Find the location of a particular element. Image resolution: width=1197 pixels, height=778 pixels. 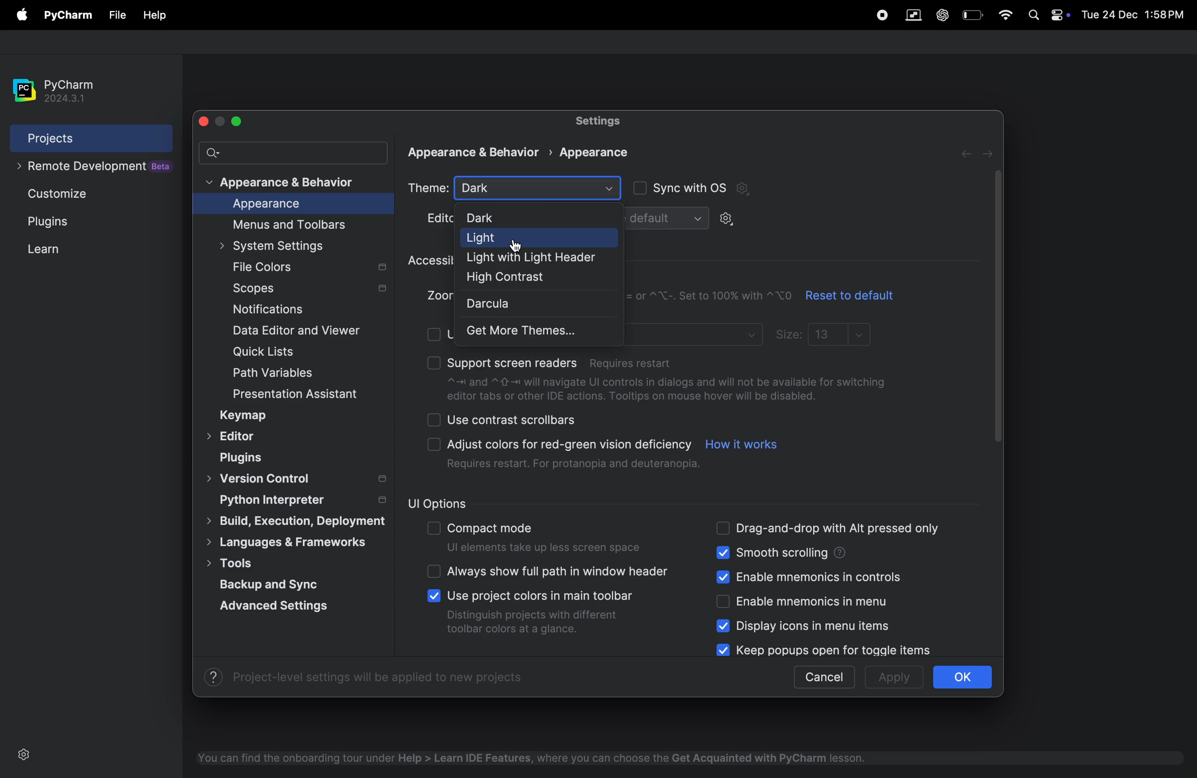

Requires restart. For protanopia and deuteranopia. is located at coordinates (568, 465).